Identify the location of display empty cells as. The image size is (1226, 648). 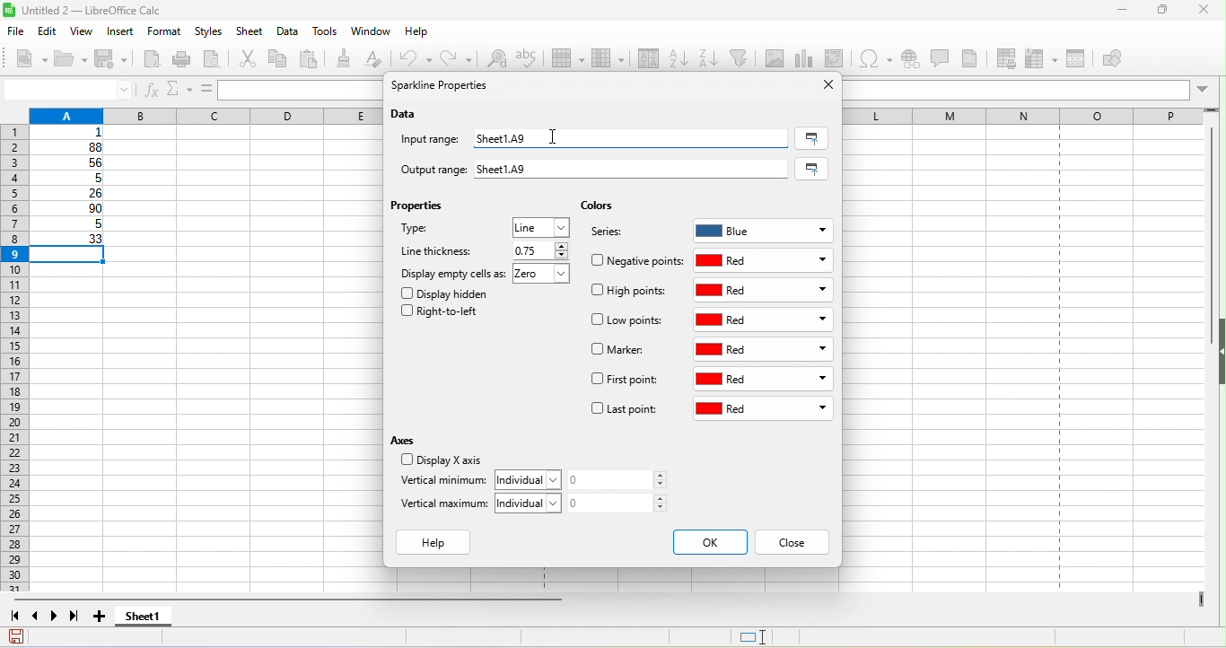
(453, 273).